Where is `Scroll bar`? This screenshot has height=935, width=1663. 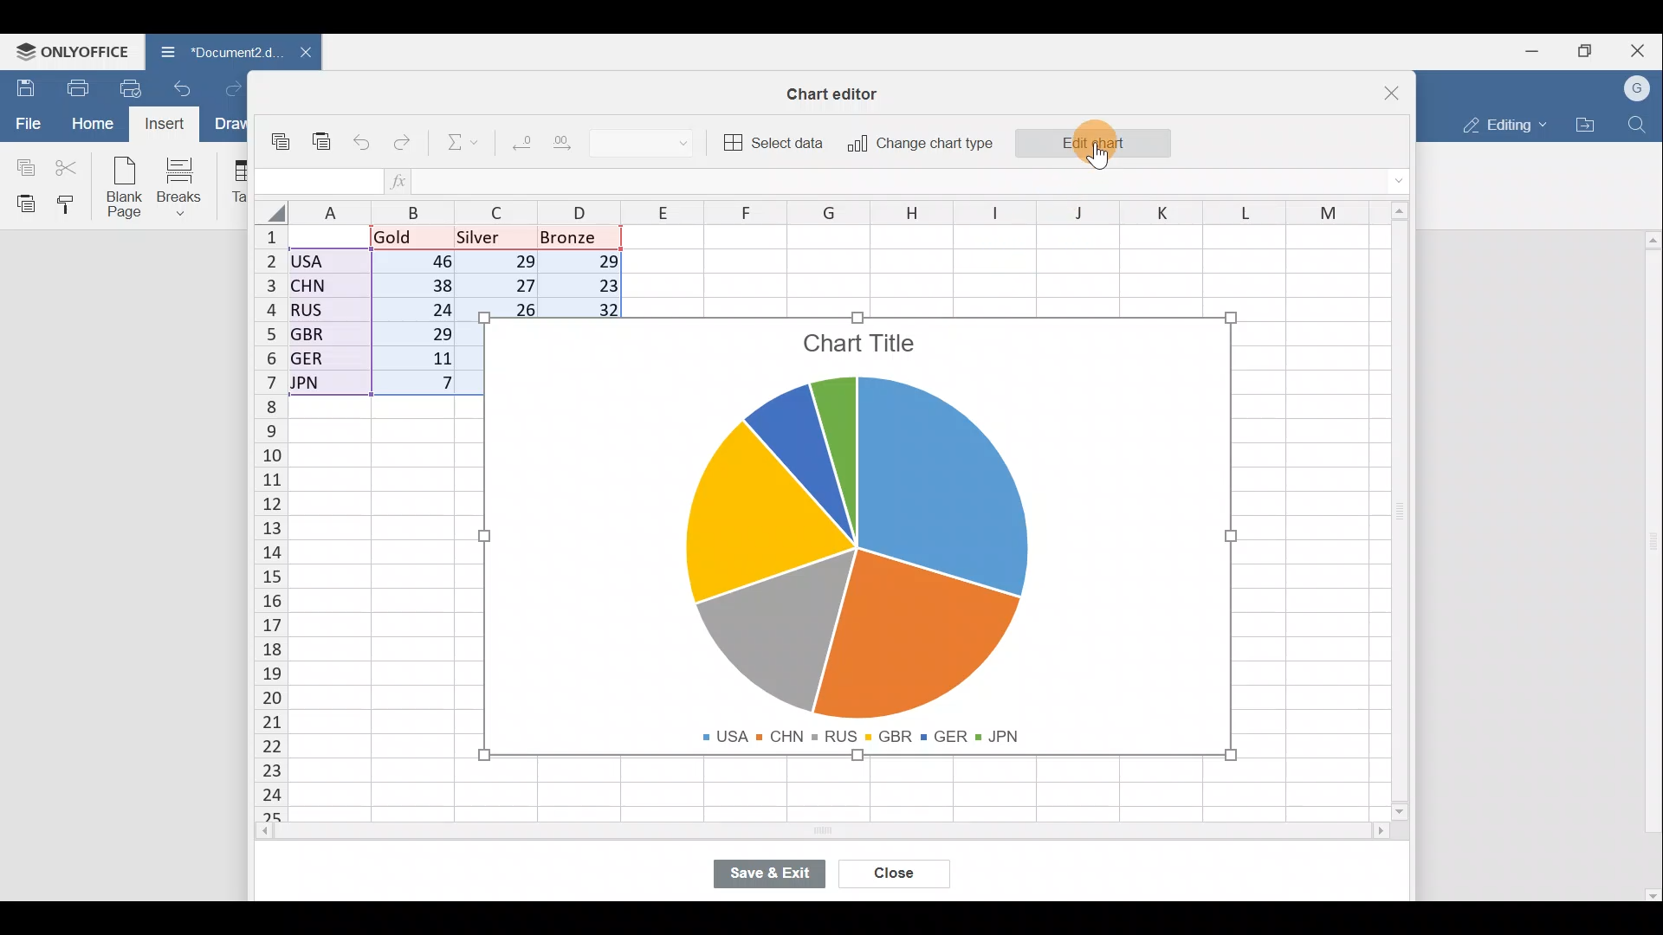
Scroll bar is located at coordinates (1647, 559).